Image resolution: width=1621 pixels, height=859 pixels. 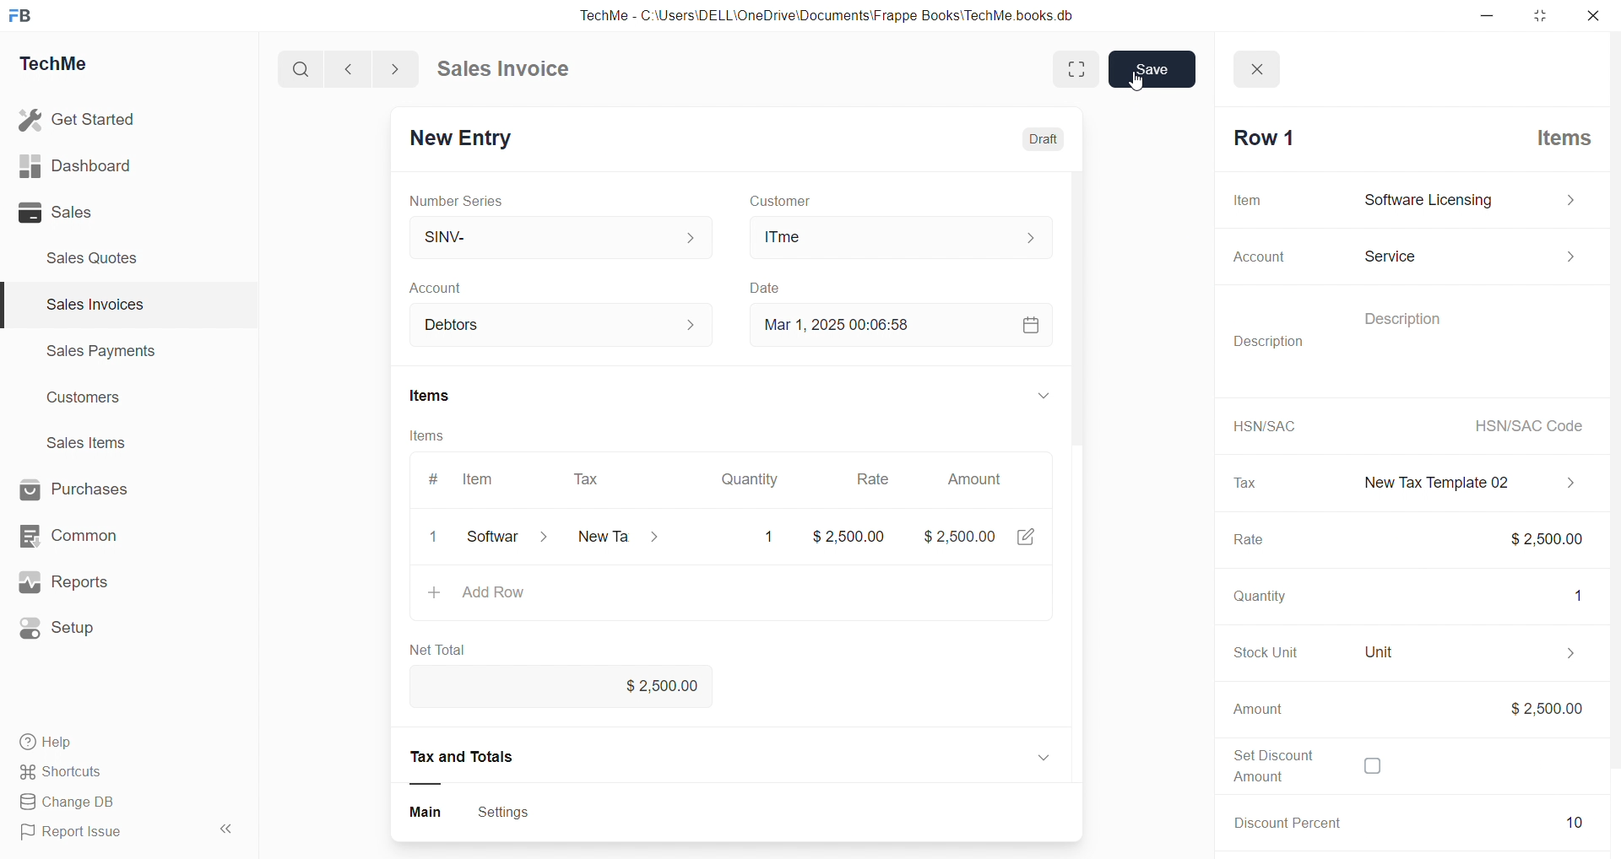 What do you see at coordinates (1597, 19) in the screenshot?
I see `Close` at bounding box center [1597, 19].